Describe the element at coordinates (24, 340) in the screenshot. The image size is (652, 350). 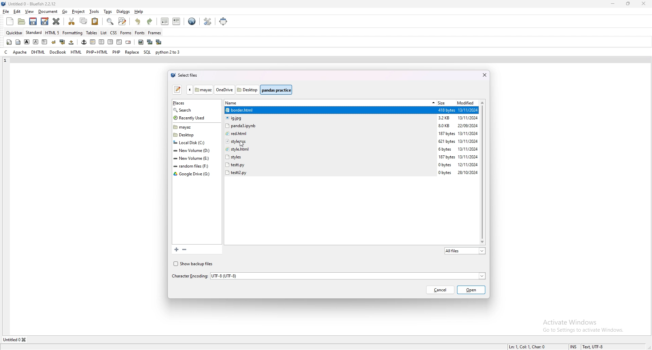
I see `close tab` at that location.